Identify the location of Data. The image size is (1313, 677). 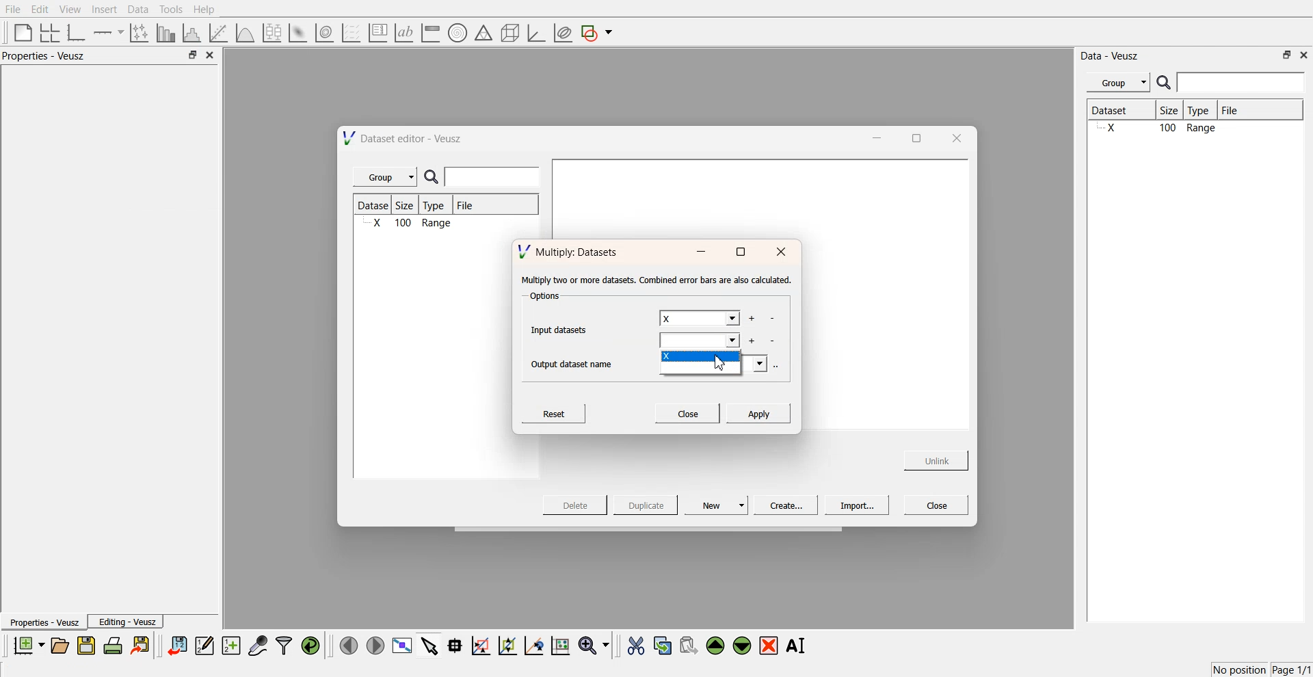
(137, 10).